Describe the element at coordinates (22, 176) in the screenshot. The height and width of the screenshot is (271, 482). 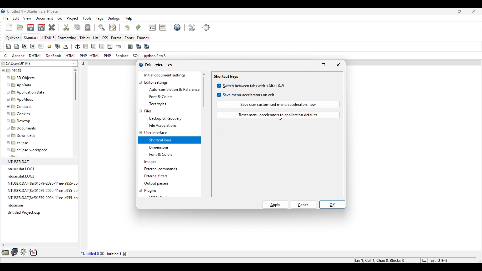
I see `ntuser.dat.LOG2` at that location.